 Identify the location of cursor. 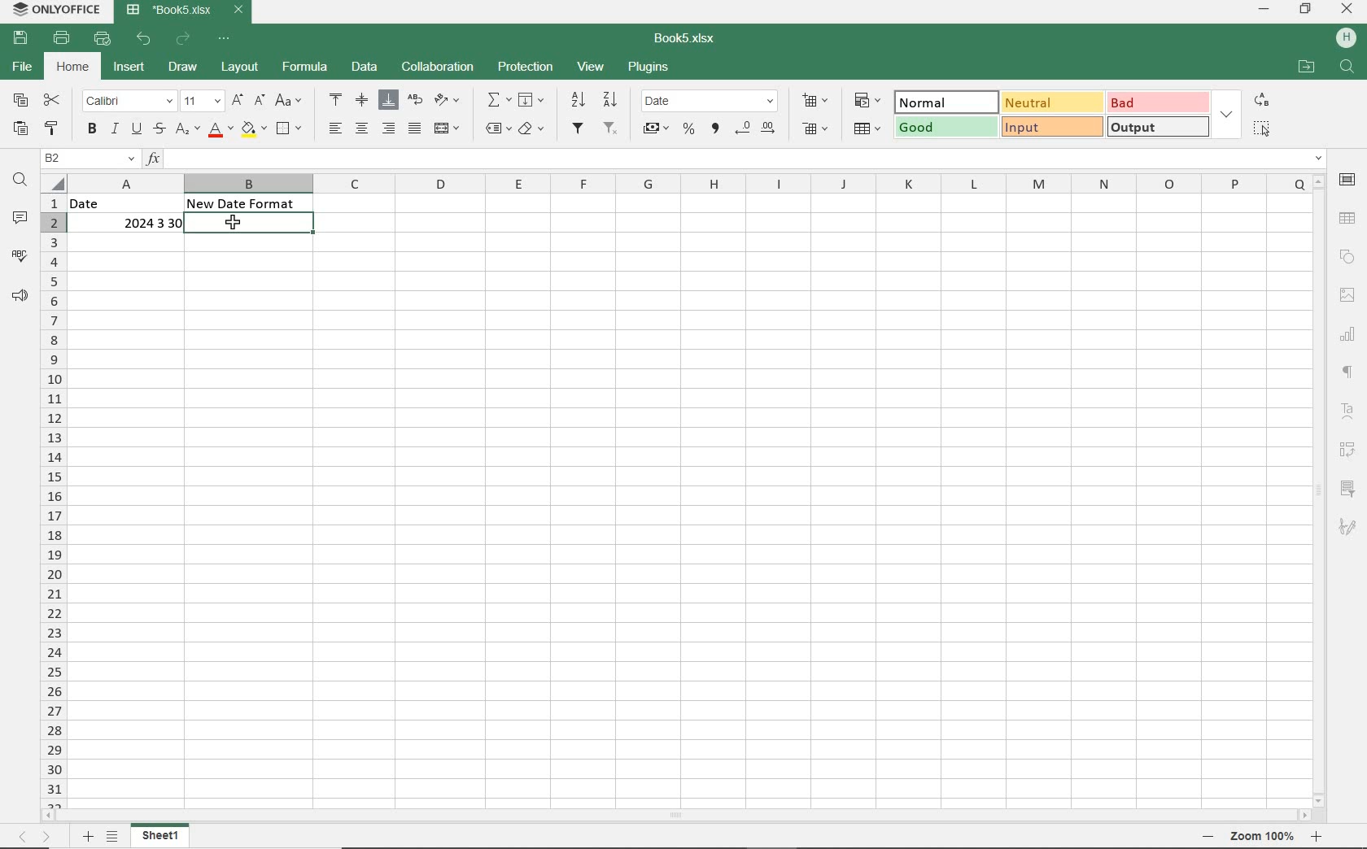
(231, 224).